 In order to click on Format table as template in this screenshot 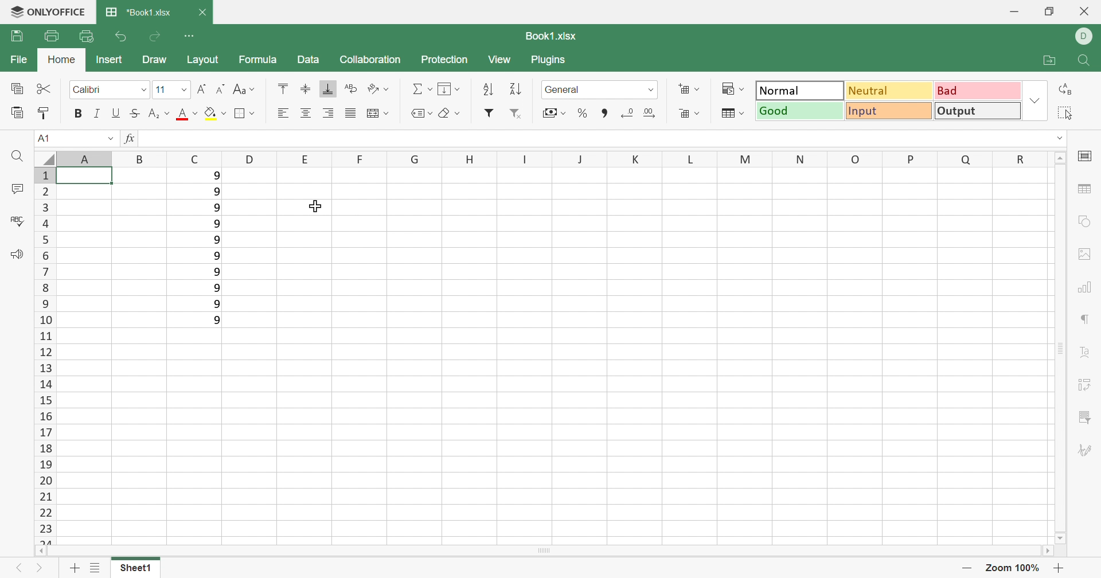, I will do `click(732, 113)`.